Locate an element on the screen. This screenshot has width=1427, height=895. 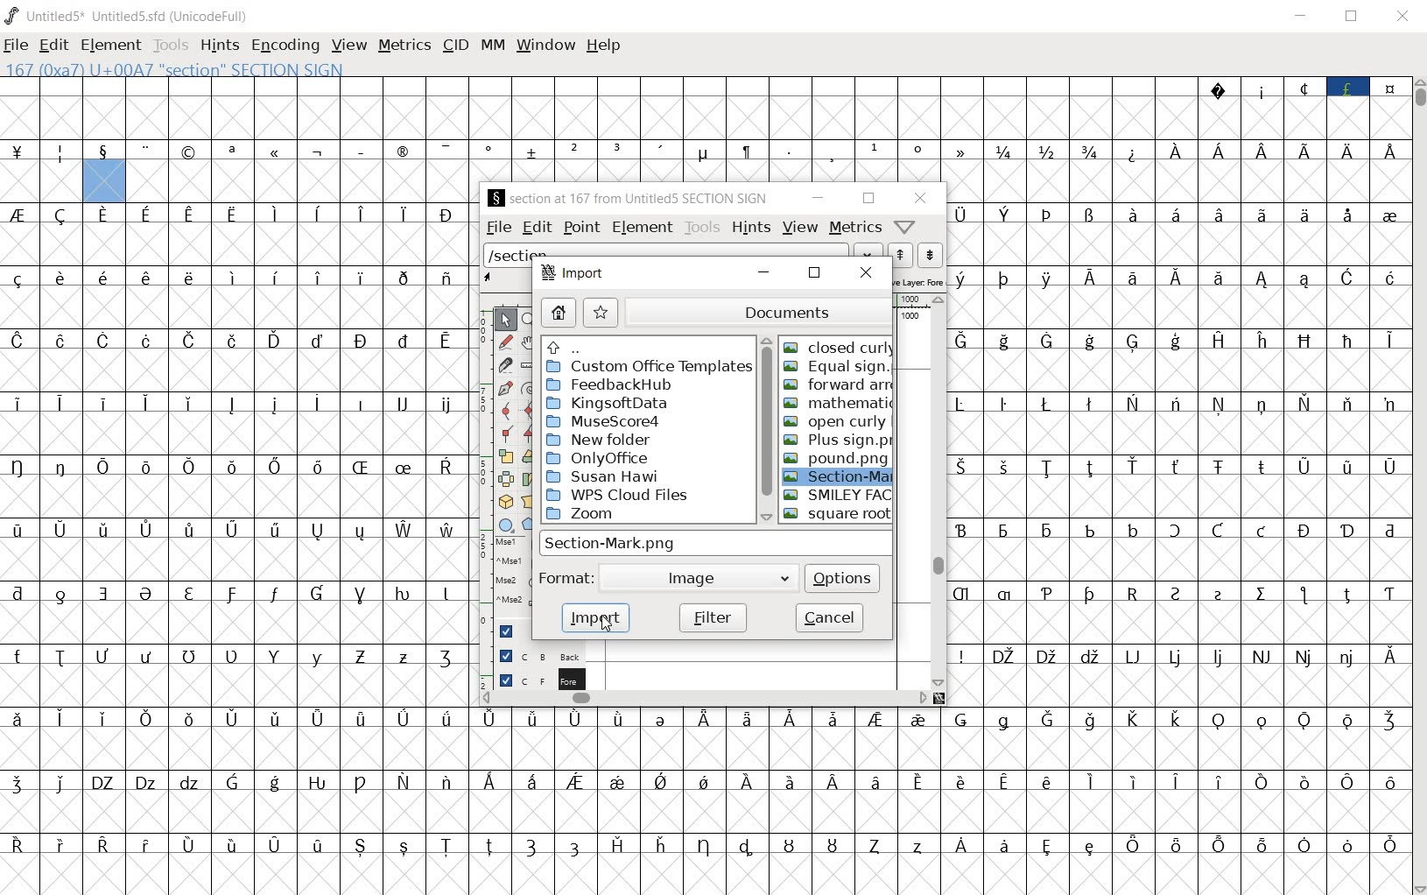
image is located at coordinates (700, 579).